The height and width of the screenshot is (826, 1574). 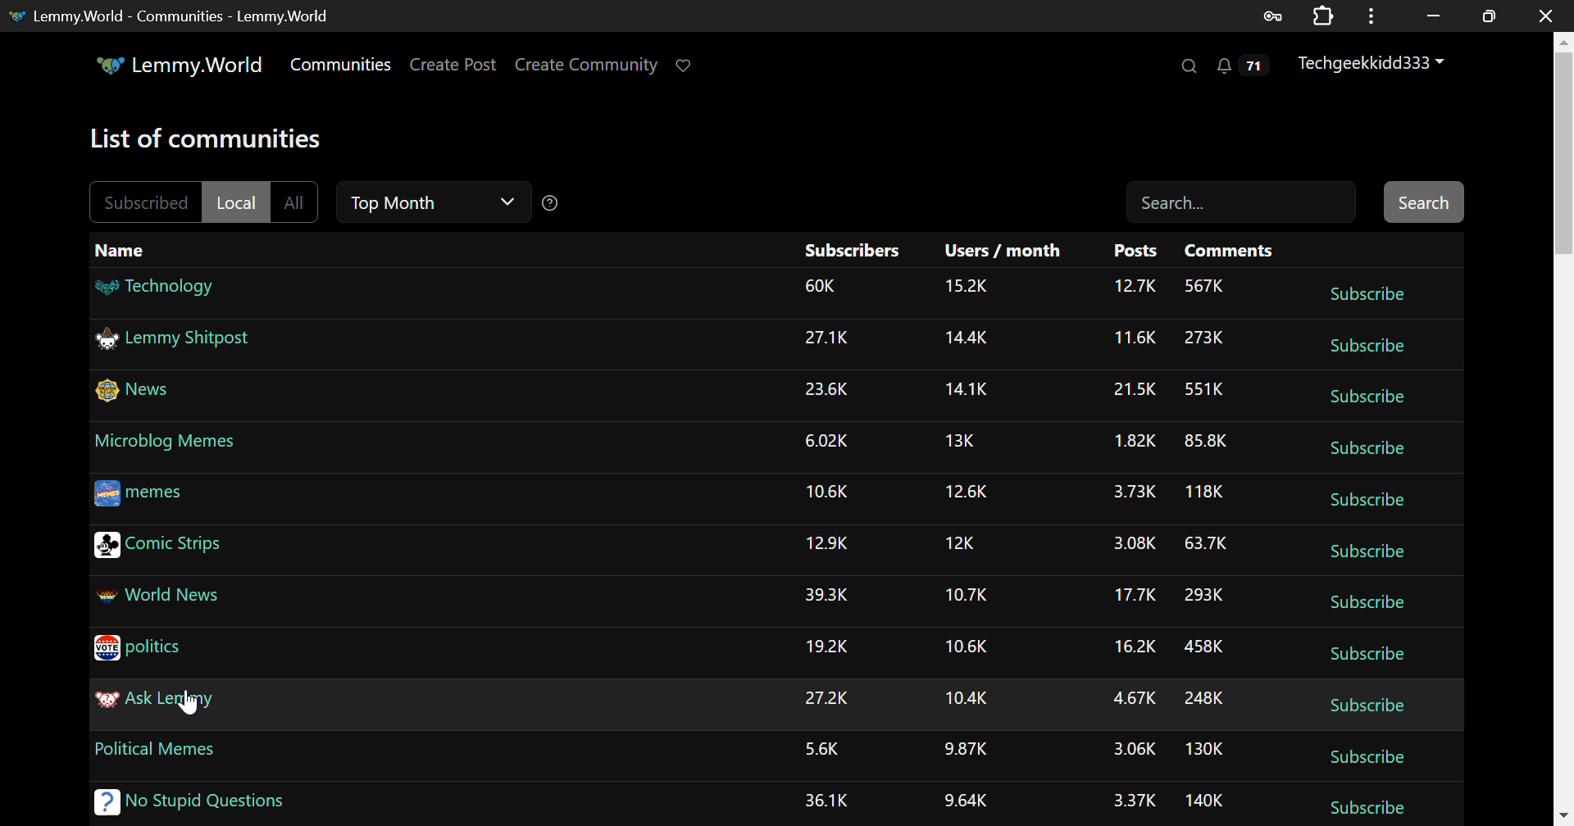 What do you see at coordinates (161, 548) in the screenshot?
I see `Comic Strips Community` at bounding box center [161, 548].